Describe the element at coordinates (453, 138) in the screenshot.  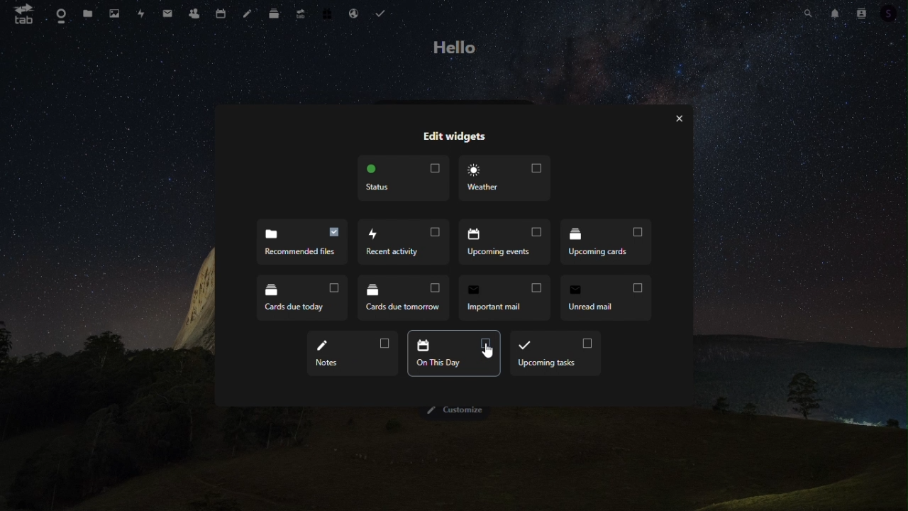
I see `edit widgets` at that location.